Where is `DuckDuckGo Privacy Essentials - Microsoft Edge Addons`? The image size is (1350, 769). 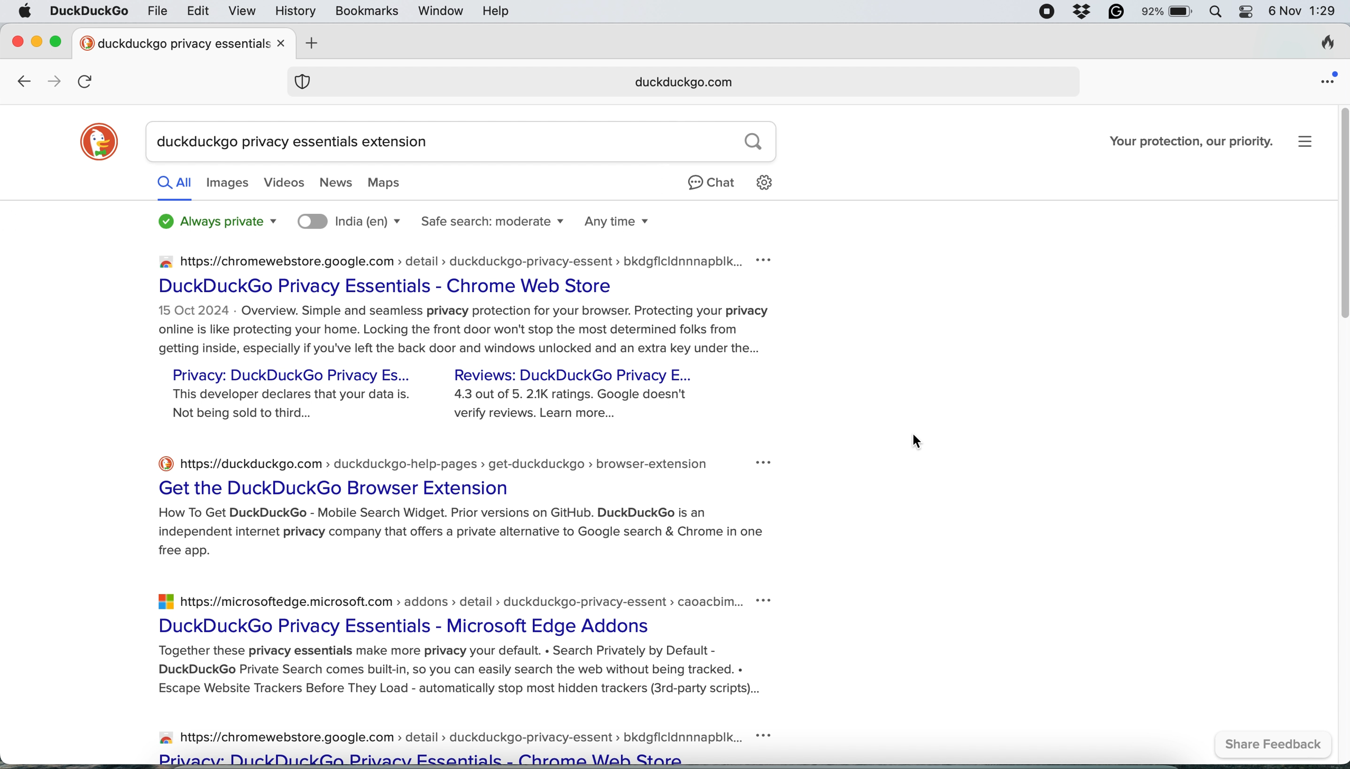 DuckDuckGo Privacy Essentials - Microsoft Edge Addons is located at coordinates (404, 627).